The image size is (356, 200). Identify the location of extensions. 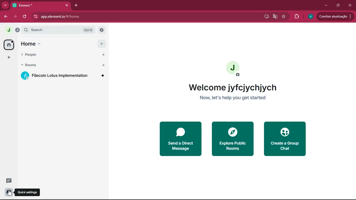
(296, 17).